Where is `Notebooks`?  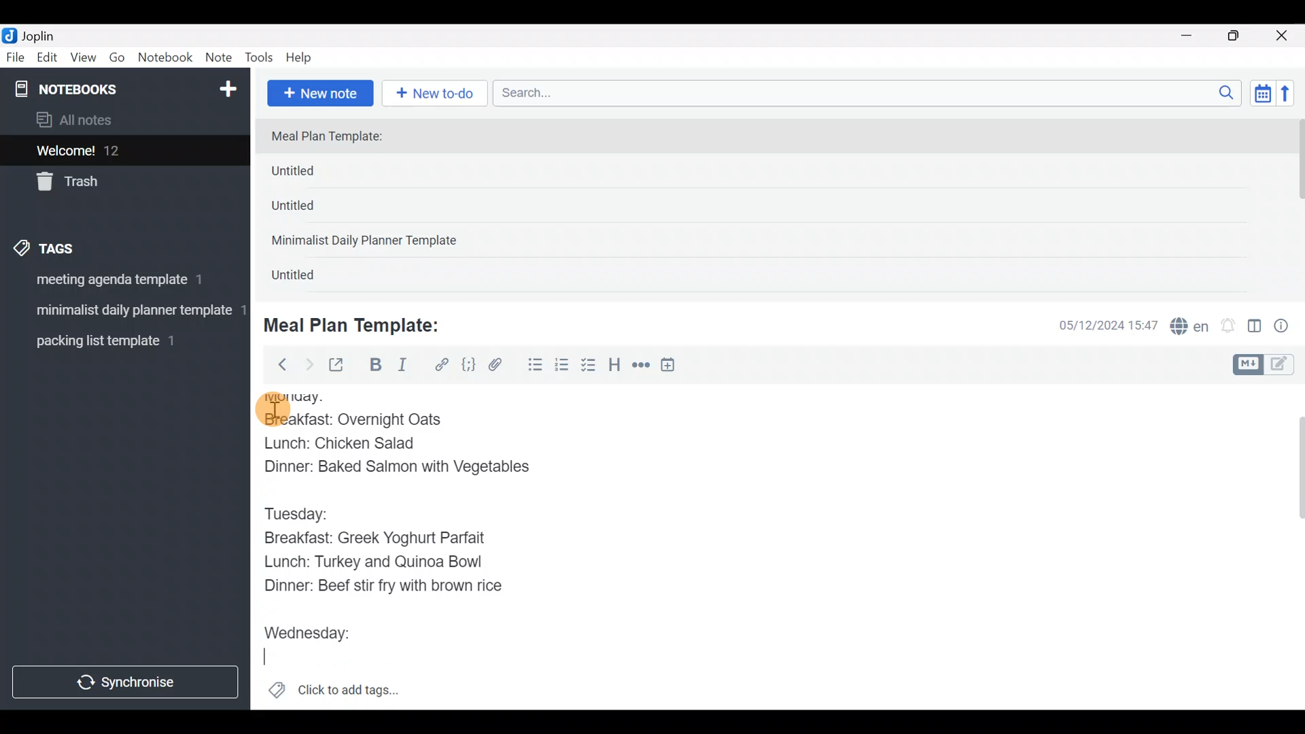 Notebooks is located at coordinates (96, 88).